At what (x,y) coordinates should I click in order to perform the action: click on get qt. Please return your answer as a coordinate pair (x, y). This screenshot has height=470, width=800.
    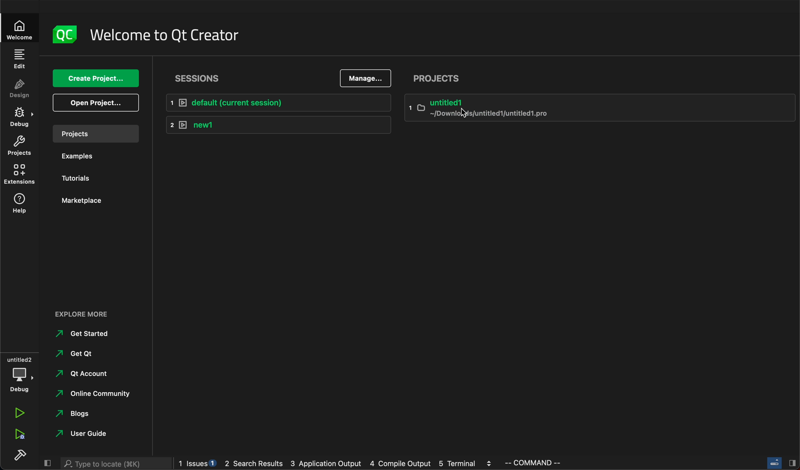
    Looking at the image, I should click on (87, 353).